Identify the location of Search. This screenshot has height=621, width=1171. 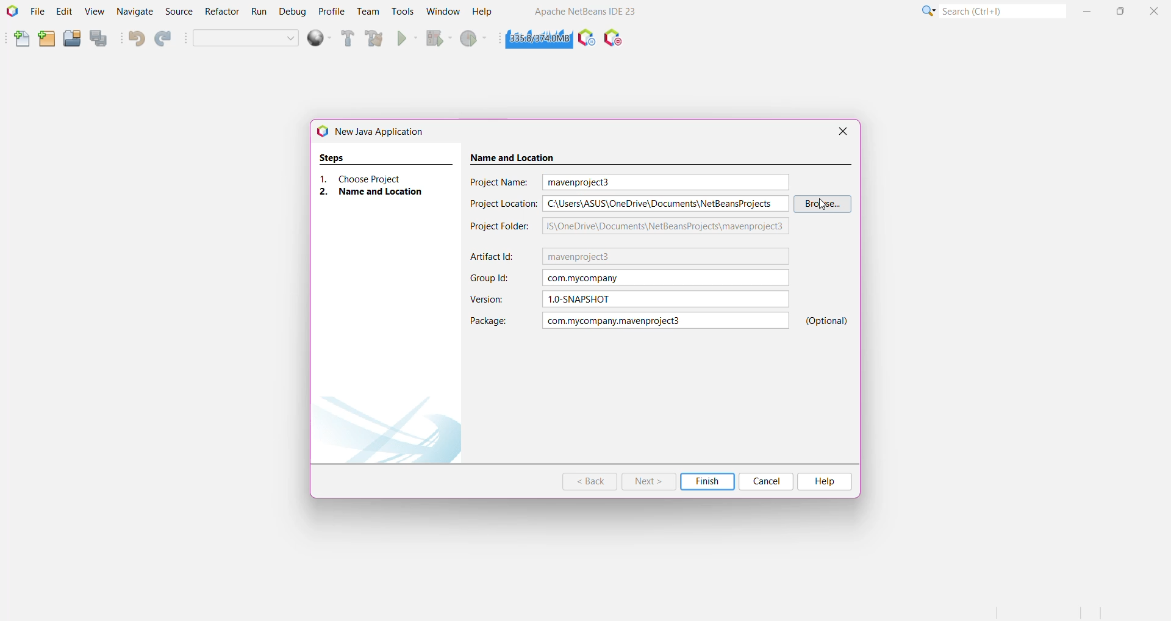
(1003, 13).